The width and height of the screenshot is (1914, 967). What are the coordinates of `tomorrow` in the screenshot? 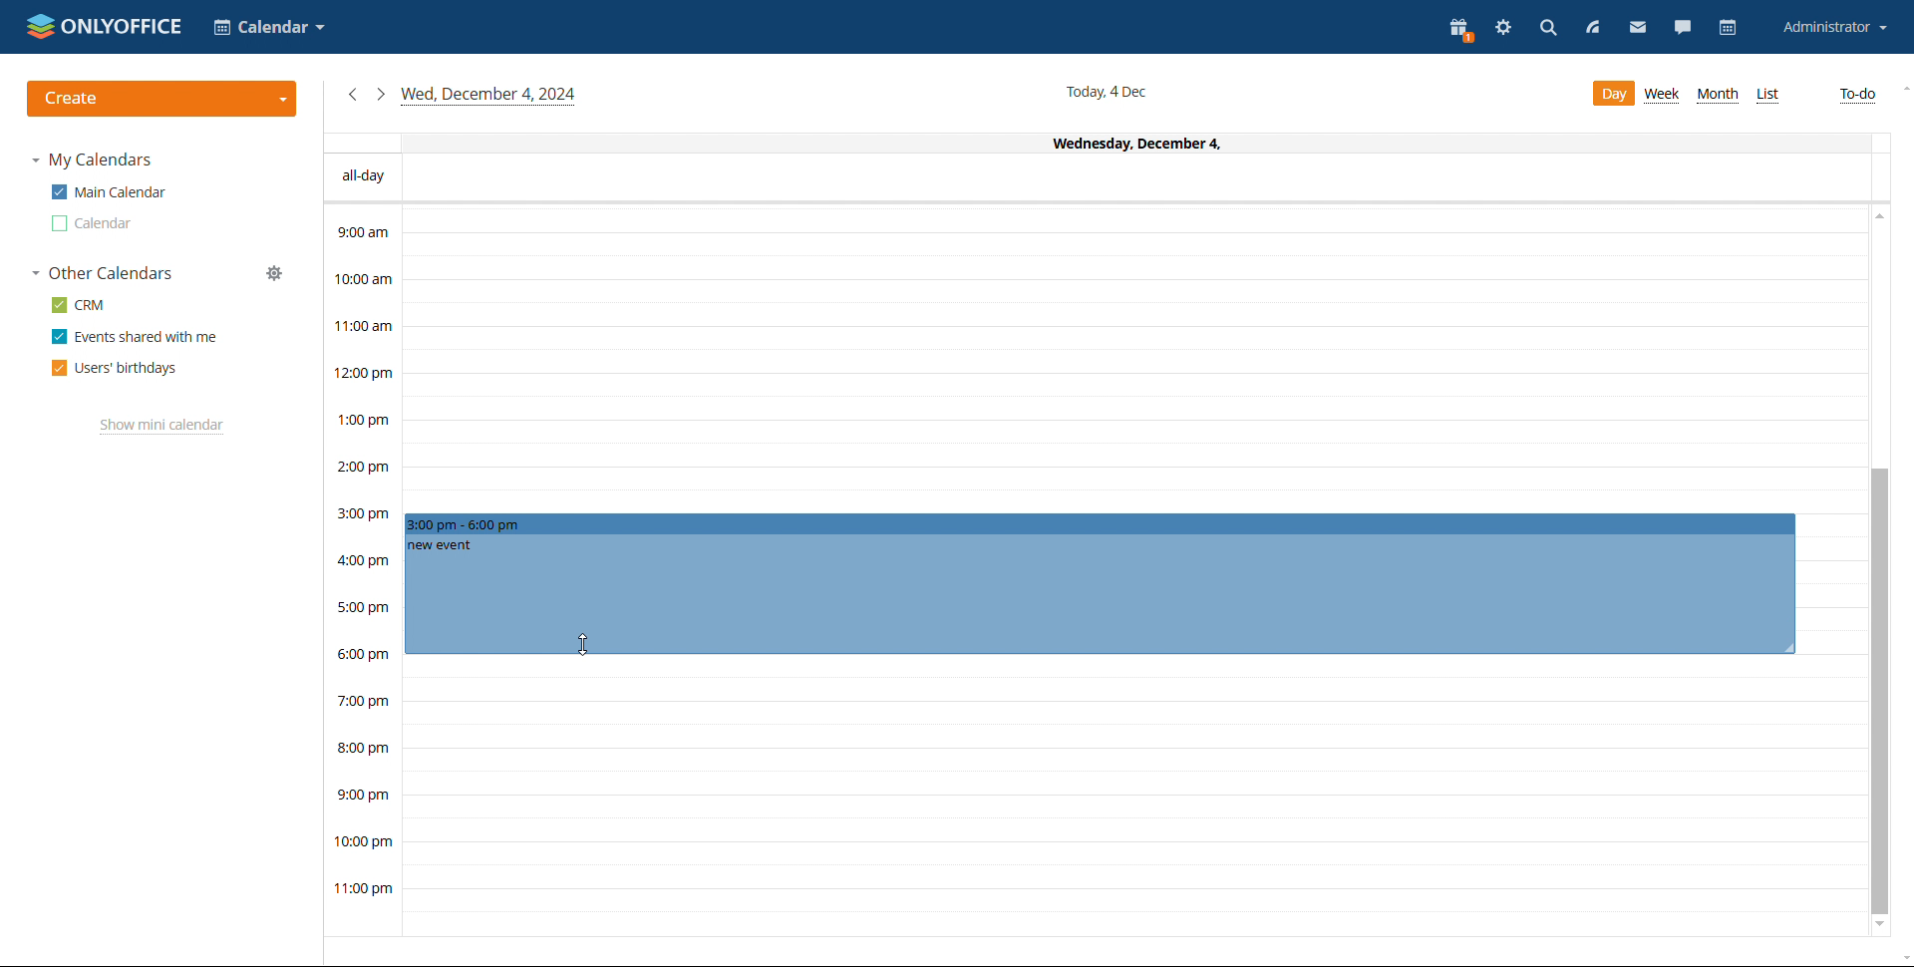 It's located at (380, 93).